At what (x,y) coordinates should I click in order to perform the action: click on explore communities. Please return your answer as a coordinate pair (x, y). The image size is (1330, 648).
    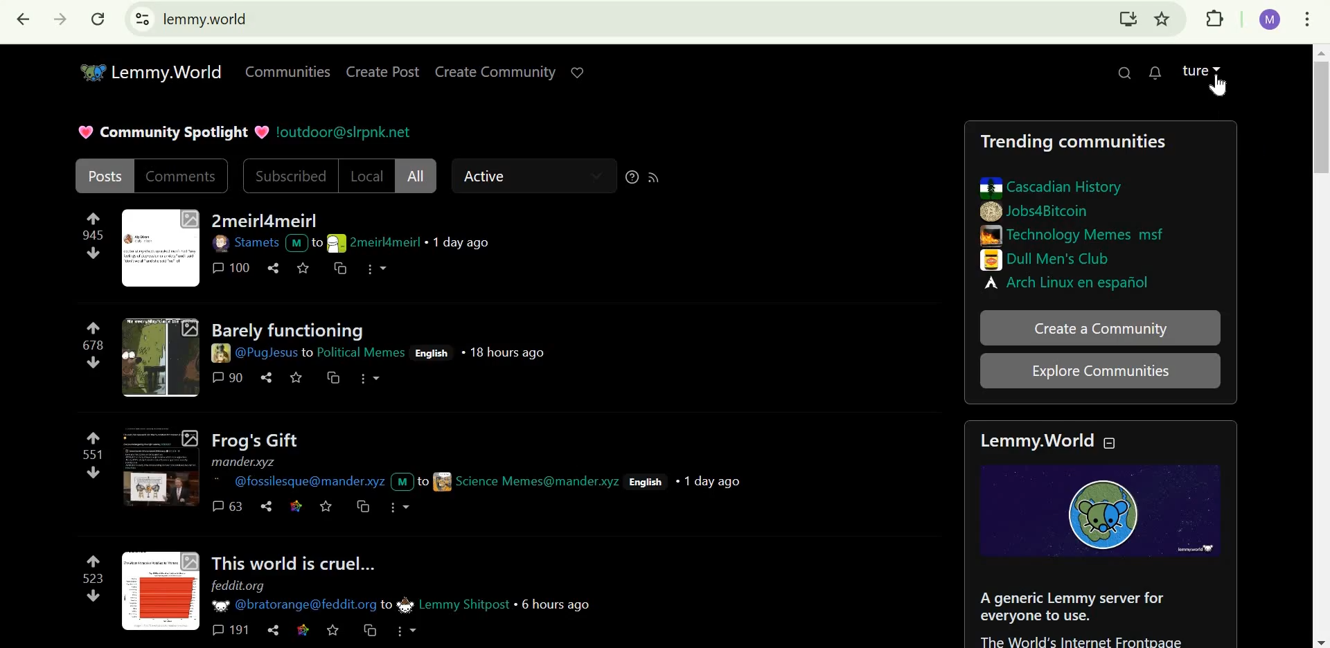
    Looking at the image, I should click on (1100, 371).